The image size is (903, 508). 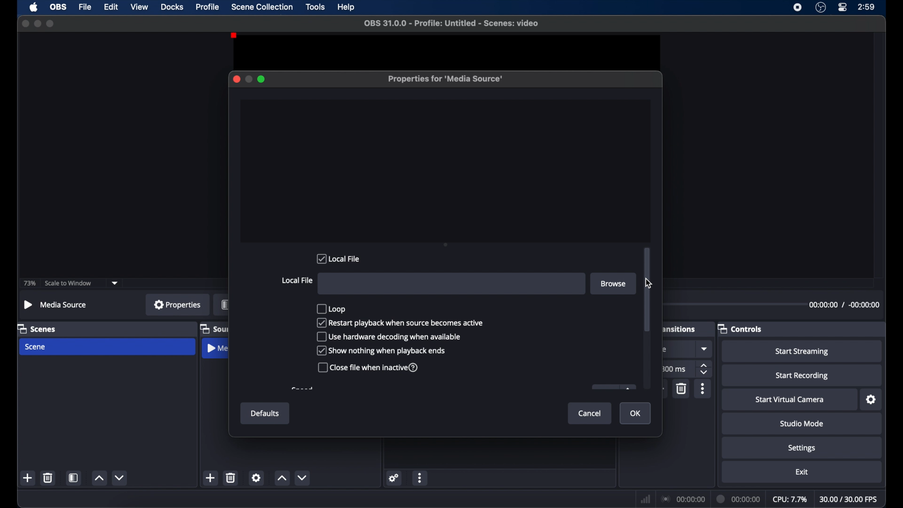 What do you see at coordinates (739, 328) in the screenshot?
I see `controls` at bounding box center [739, 328].